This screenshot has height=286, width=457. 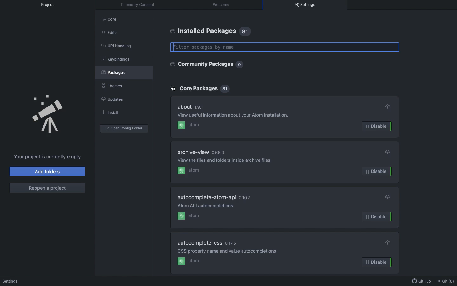 I want to click on Emblem, so click(x=49, y=115).